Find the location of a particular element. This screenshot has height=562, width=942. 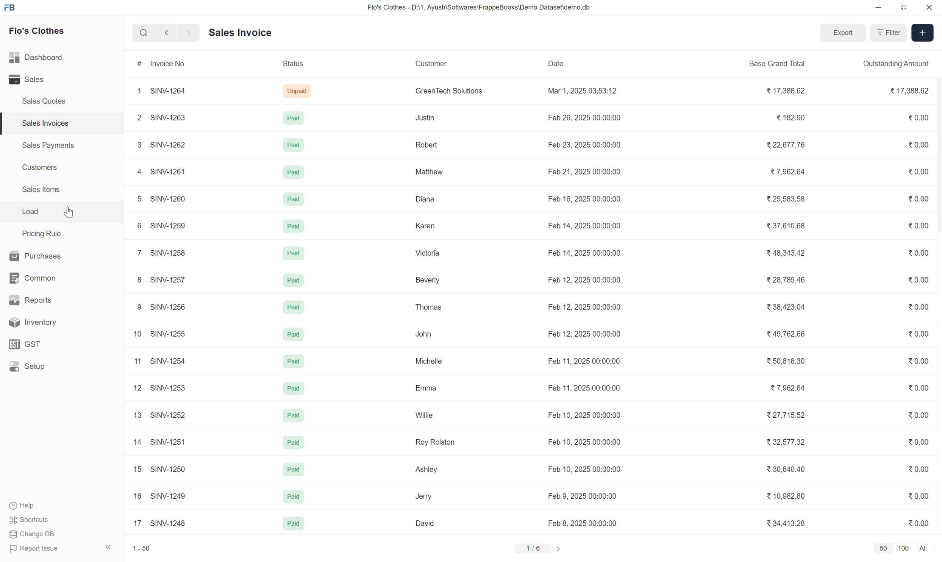

14 is located at coordinates (136, 441).